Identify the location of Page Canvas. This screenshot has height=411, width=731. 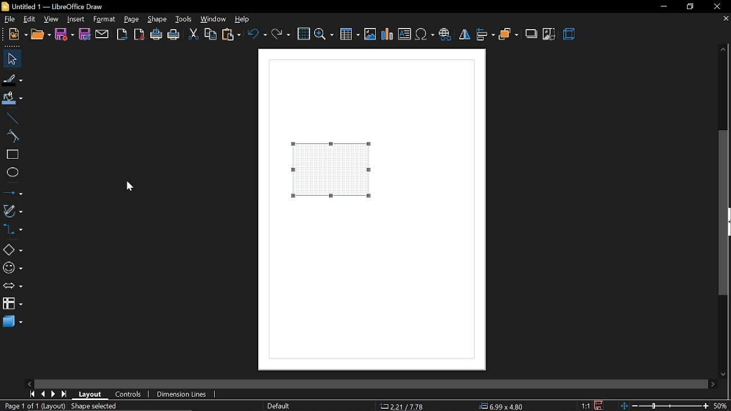
(373, 92).